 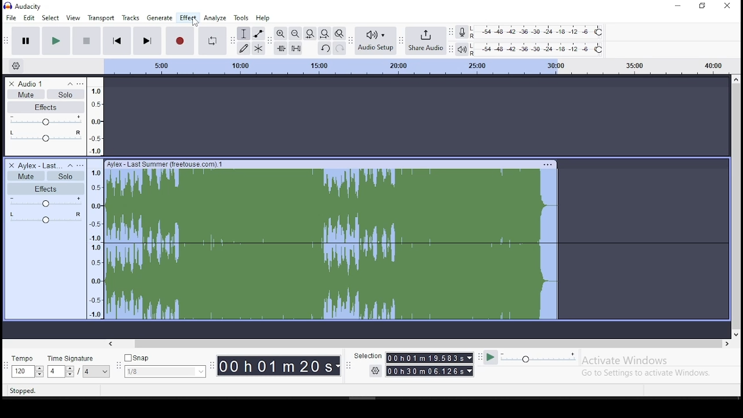 What do you see at coordinates (377, 41) in the screenshot?
I see `audio setup` at bounding box center [377, 41].